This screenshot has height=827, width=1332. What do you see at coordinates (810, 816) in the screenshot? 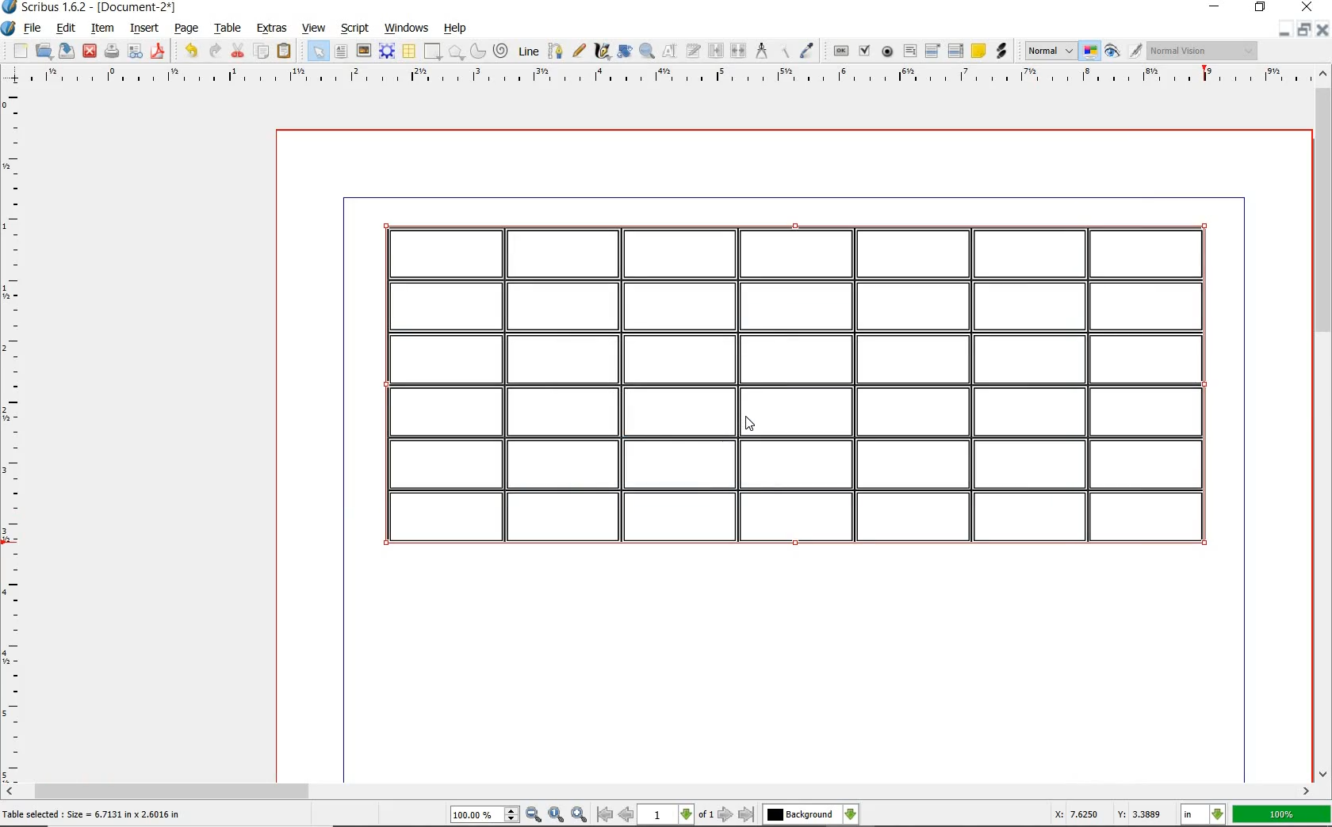
I see `select the current layer` at bounding box center [810, 816].